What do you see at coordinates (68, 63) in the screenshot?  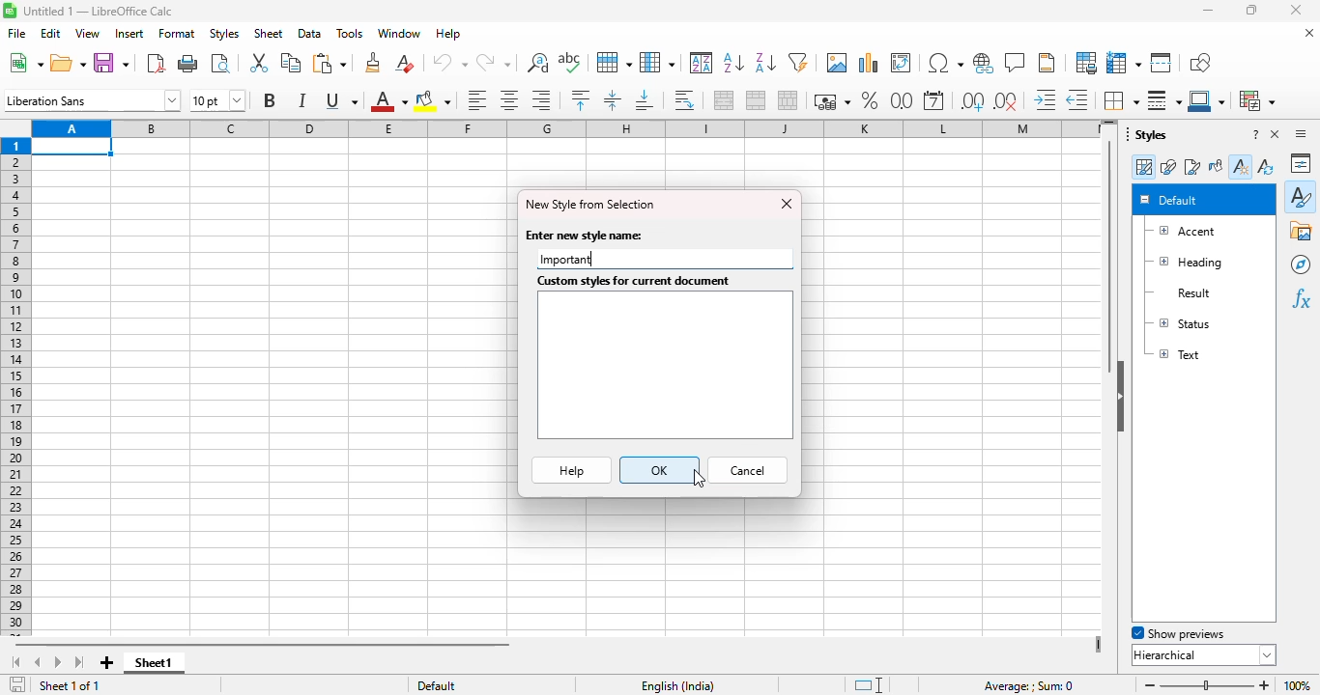 I see `open` at bounding box center [68, 63].